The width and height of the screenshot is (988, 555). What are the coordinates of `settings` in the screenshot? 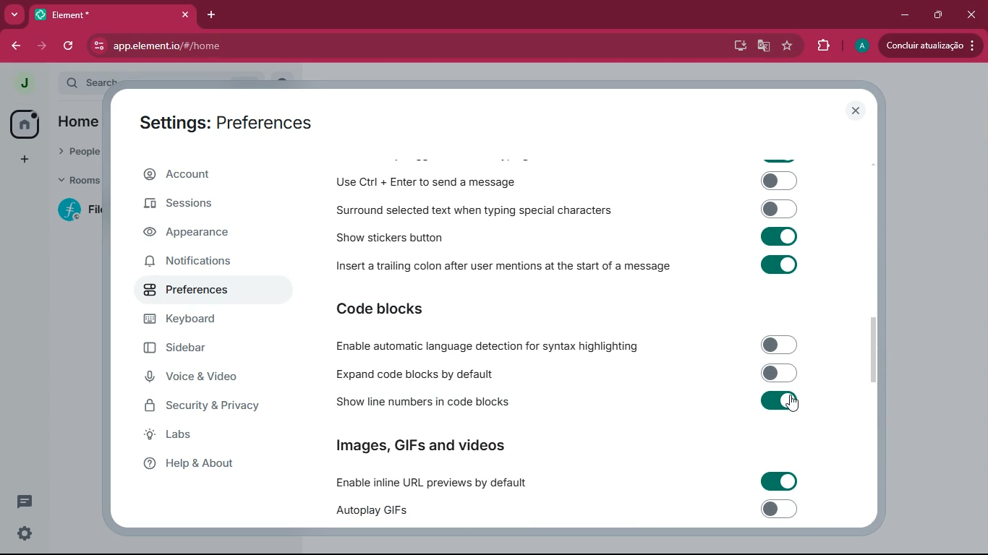 It's located at (25, 533).